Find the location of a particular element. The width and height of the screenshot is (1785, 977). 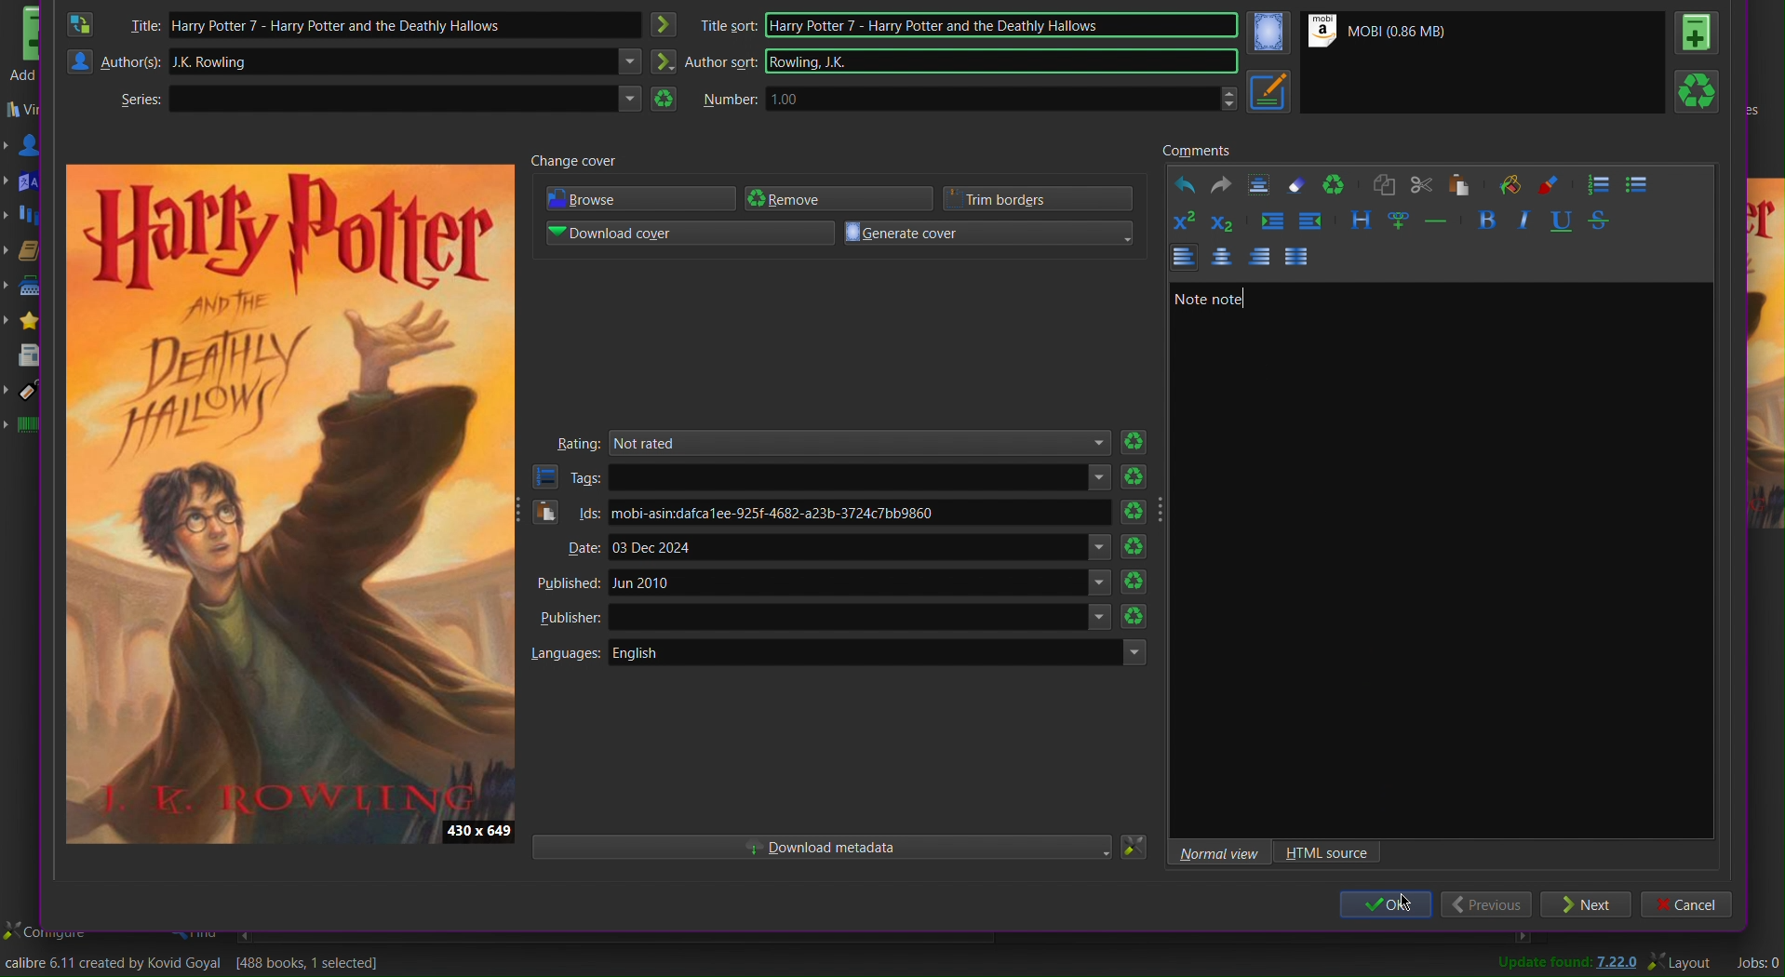

Cover is located at coordinates (1268, 34).